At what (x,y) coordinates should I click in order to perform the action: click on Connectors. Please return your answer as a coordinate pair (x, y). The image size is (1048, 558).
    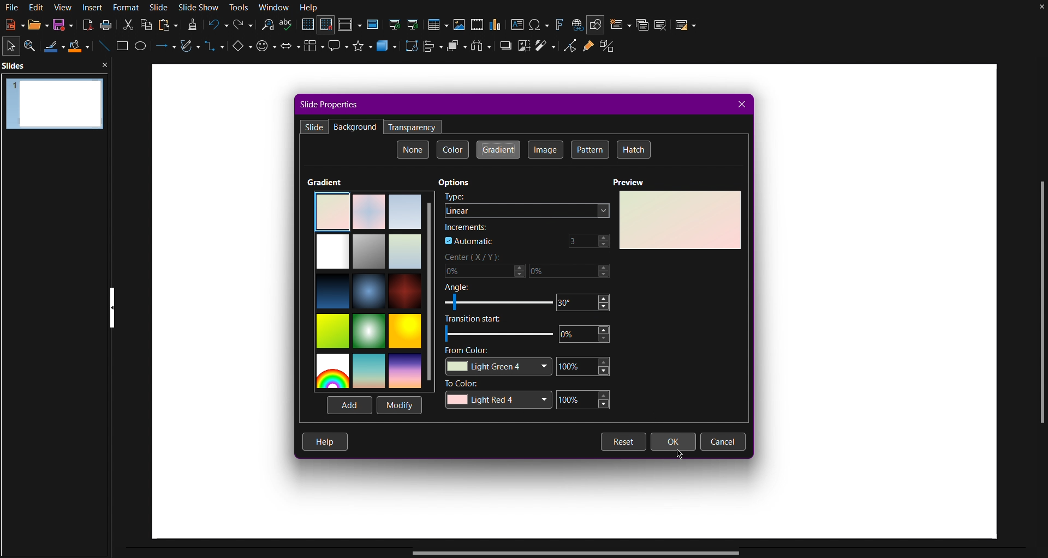
    Looking at the image, I should click on (215, 51).